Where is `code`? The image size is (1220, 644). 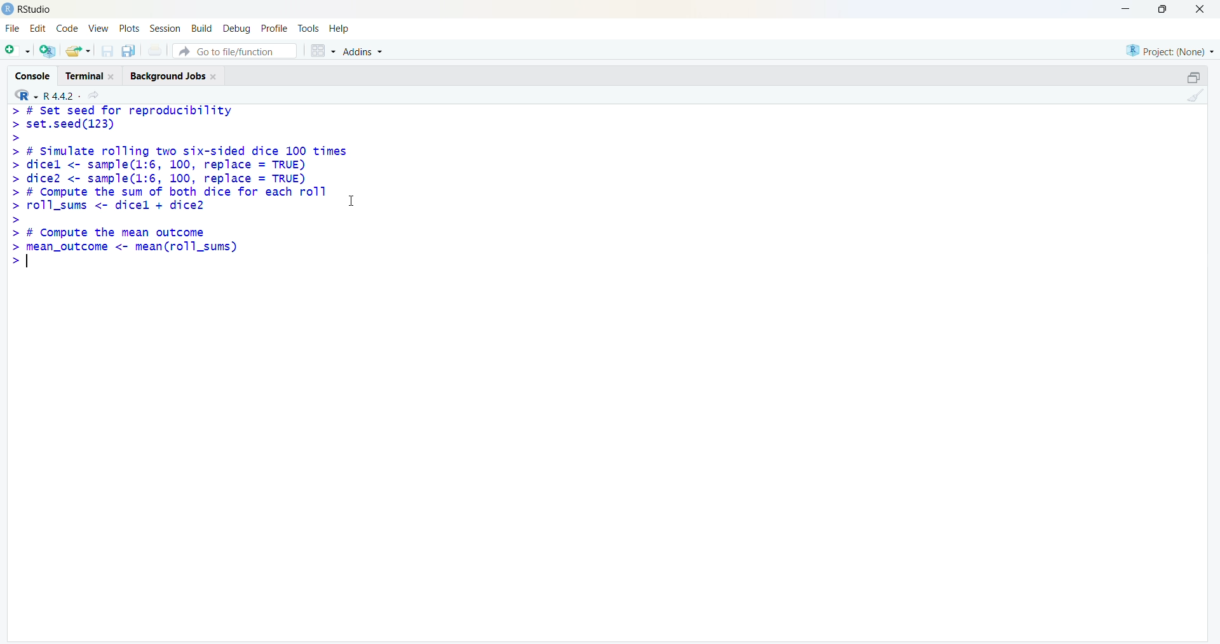
code is located at coordinates (67, 29).